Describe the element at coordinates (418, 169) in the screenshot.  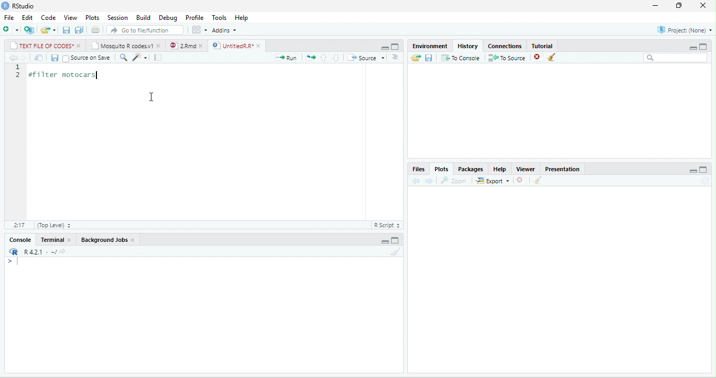
I see `Files` at that location.